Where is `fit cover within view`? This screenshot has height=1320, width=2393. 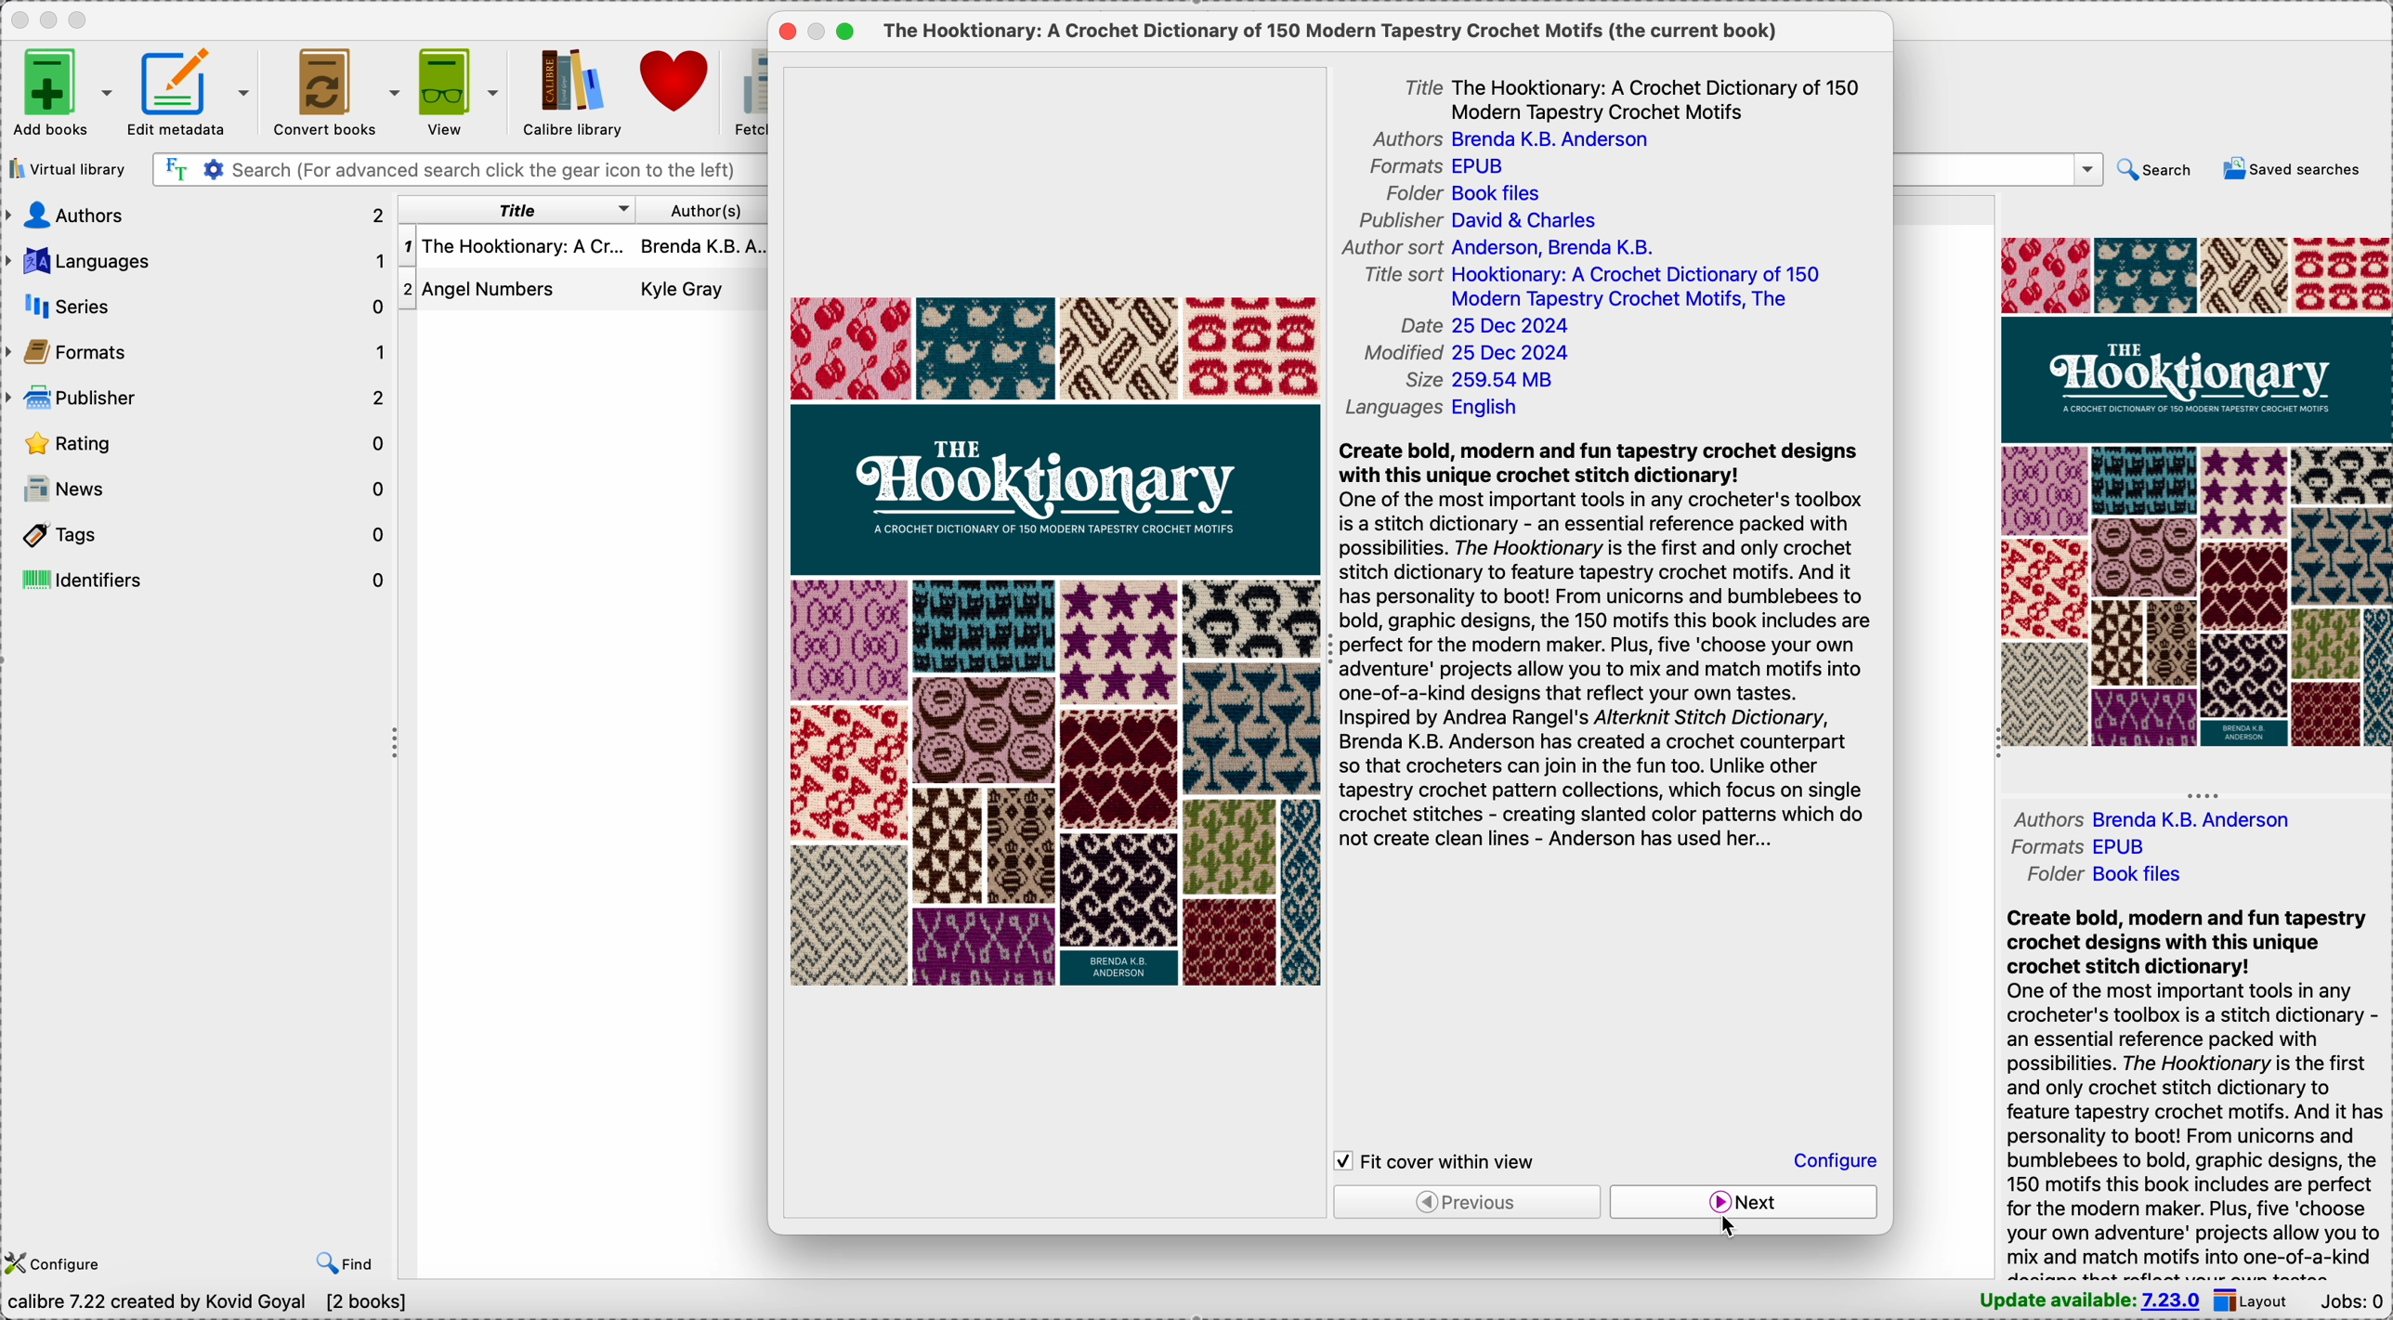
fit cover within view is located at coordinates (1444, 1158).